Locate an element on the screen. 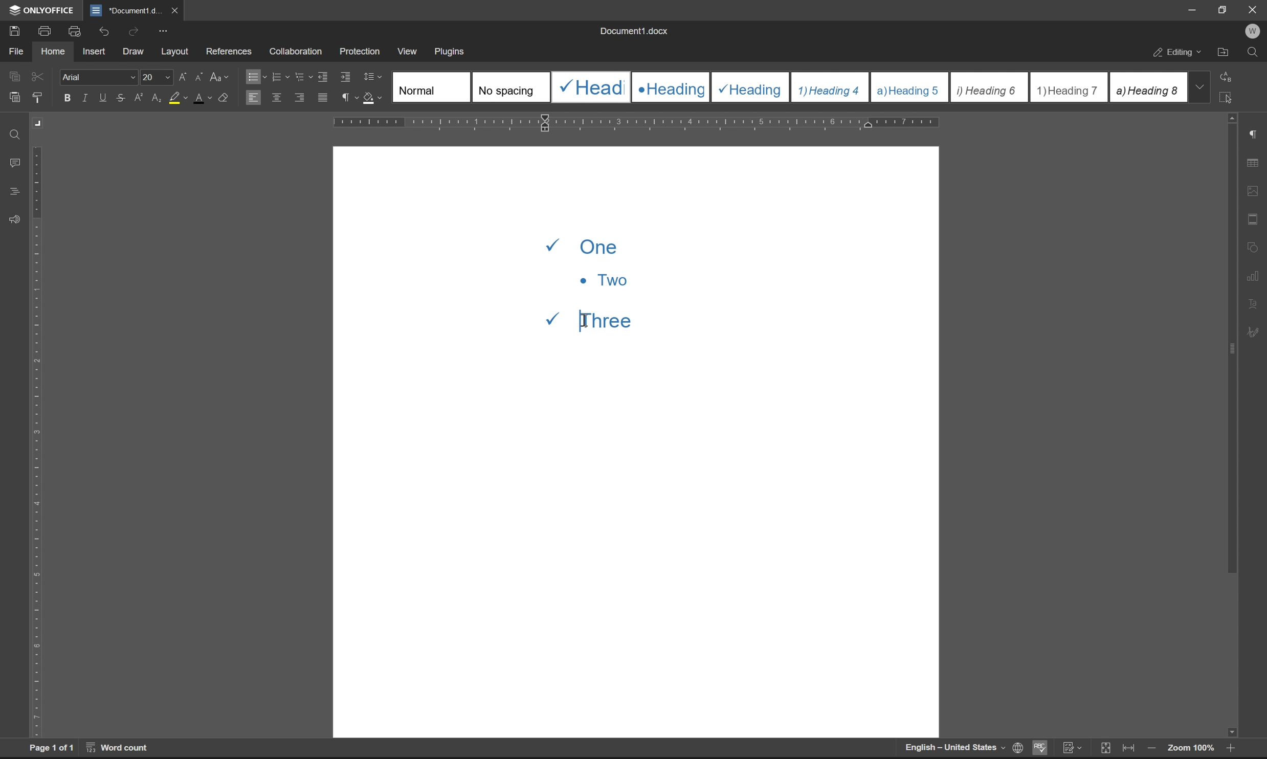 The width and height of the screenshot is (1267, 759). font size is located at coordinates (154, 76).